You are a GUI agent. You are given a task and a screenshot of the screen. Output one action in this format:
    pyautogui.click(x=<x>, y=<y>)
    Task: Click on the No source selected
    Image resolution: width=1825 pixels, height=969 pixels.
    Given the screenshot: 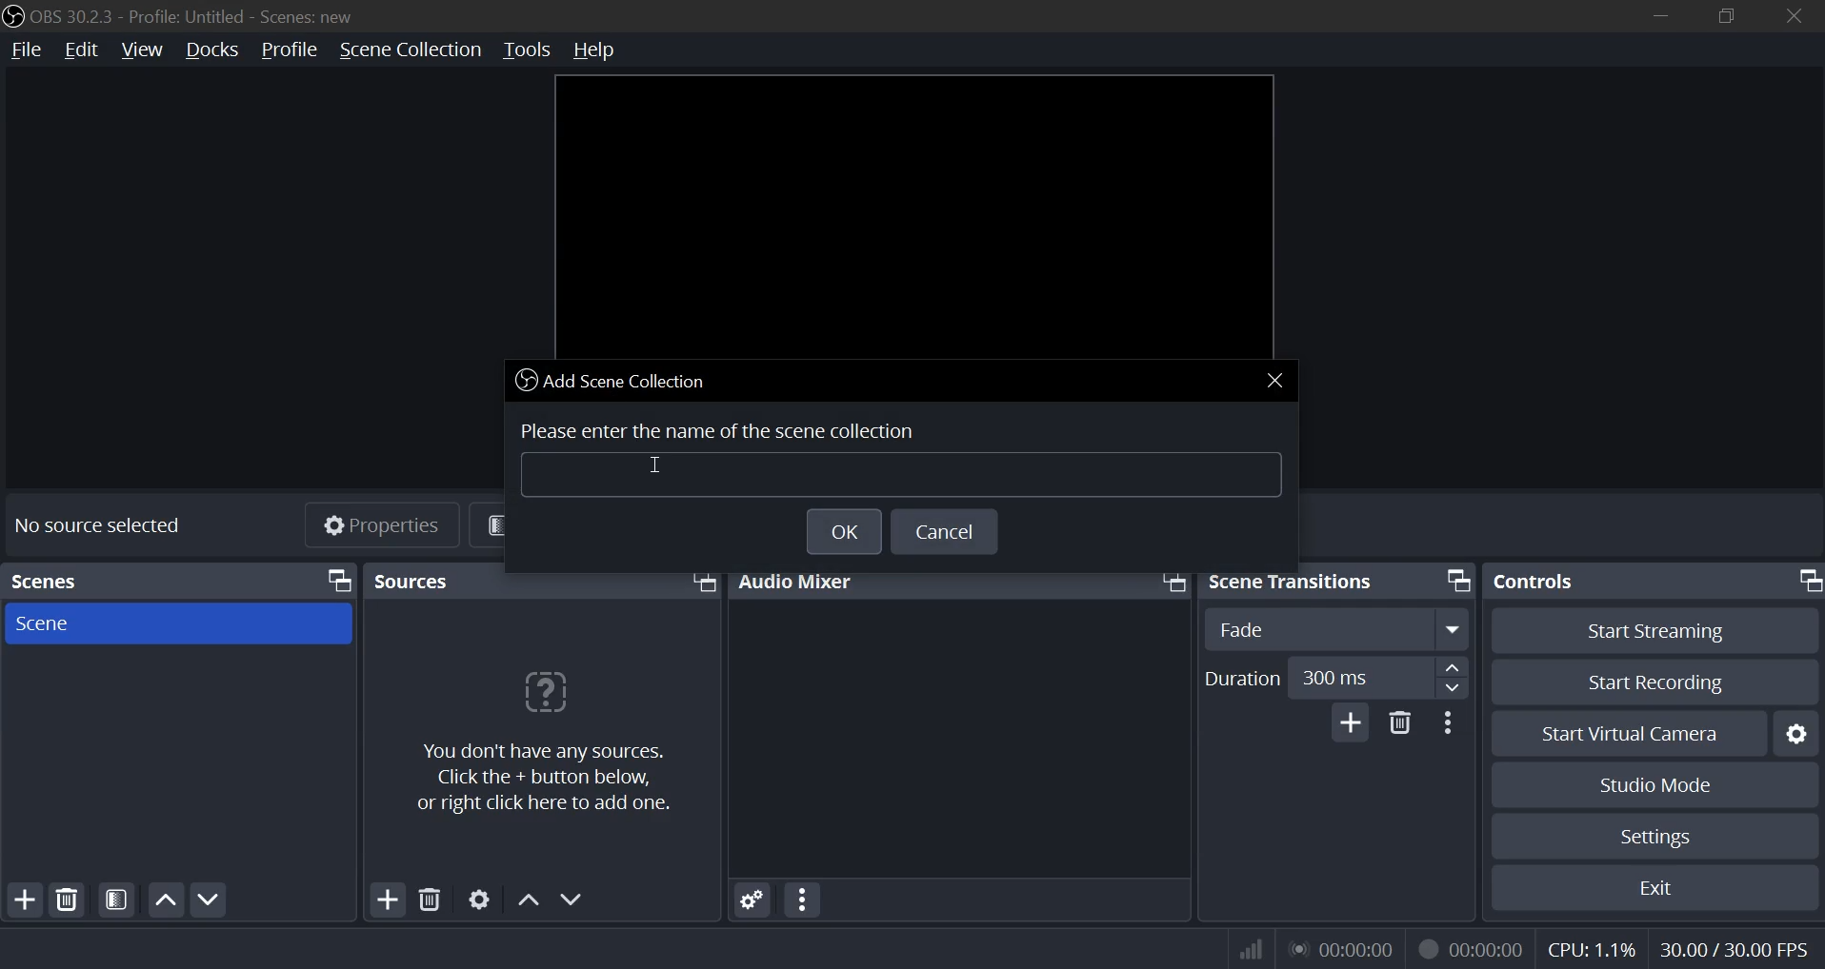 What is the action you would take?
    pyautogui.click(x=97, y=524)
    